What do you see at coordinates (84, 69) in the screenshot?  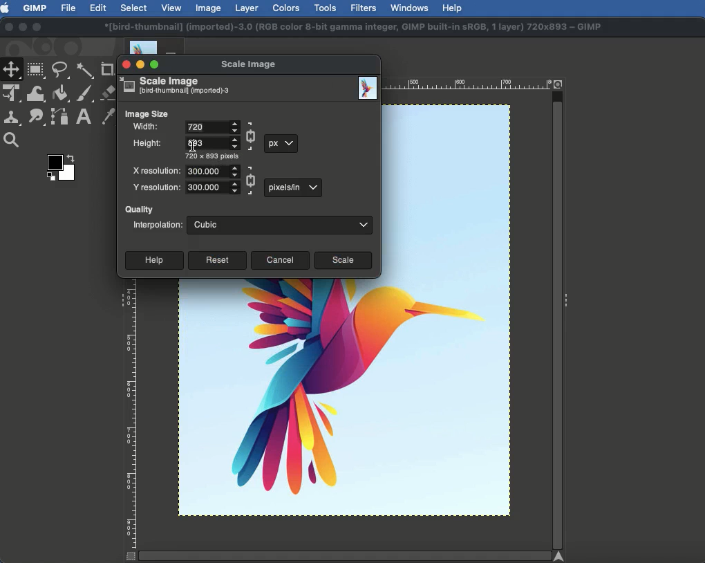 I see `Fuzzy selector` at bounding box center [84, 69].